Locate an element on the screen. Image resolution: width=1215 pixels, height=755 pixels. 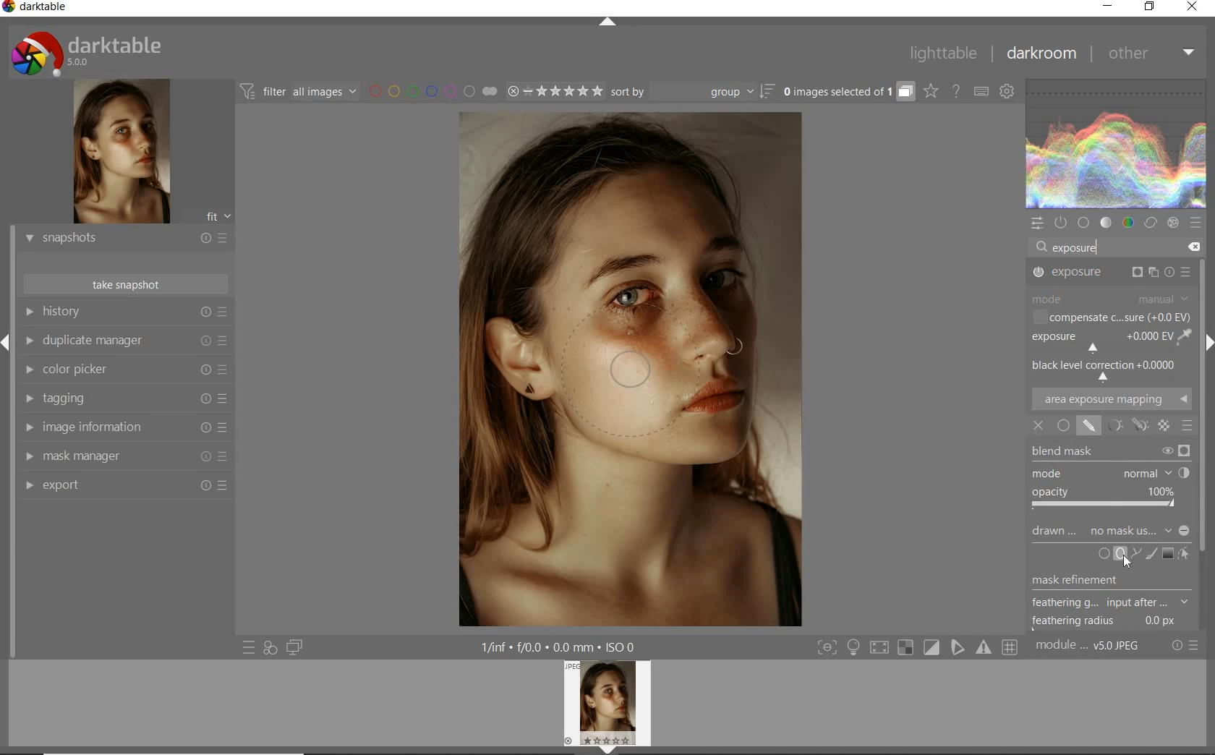
snapshots is located at coordinates (124, 239).